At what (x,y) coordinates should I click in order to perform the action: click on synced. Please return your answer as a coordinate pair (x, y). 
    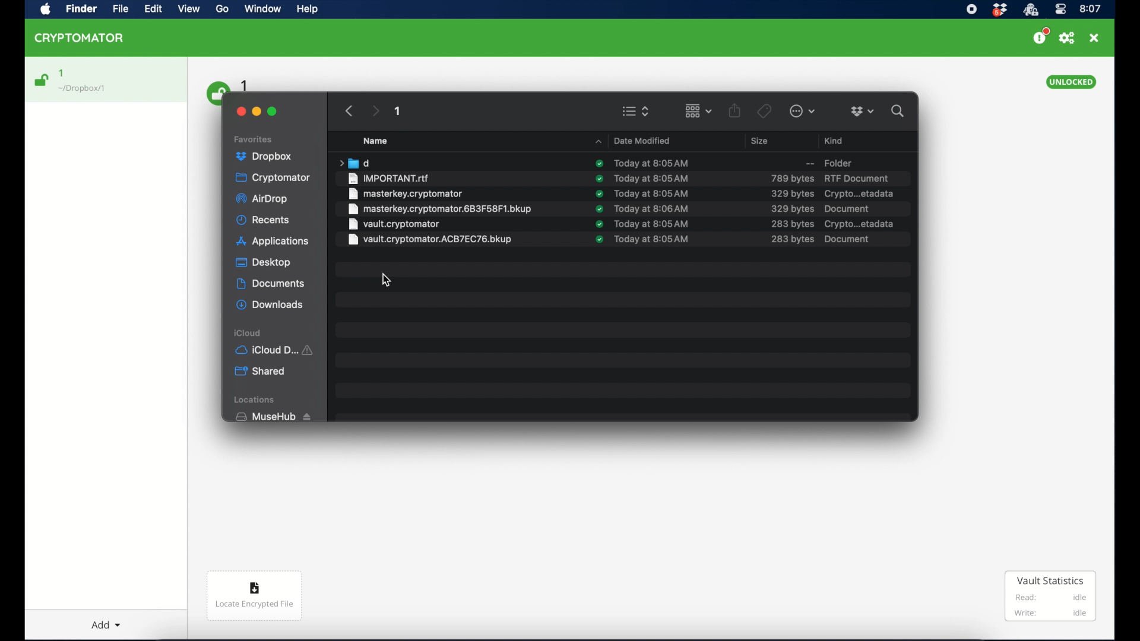
    Looking at the image, I should click on (598, 240).